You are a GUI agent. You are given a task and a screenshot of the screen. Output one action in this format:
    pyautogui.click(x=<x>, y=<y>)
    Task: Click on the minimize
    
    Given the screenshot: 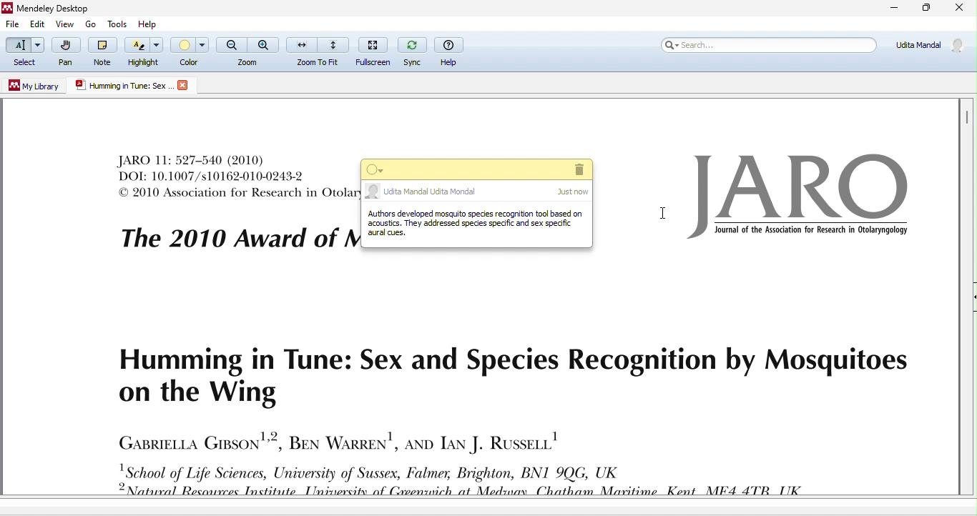 What is the action you would take?
    pyautogui.click(x=892, y=9)
    